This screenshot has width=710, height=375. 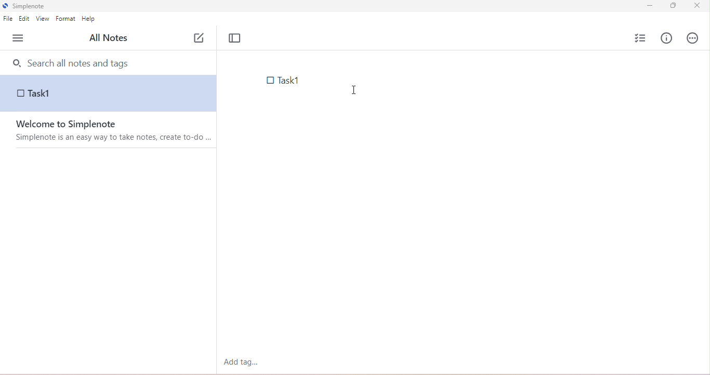 I want to click on note text with checklist, so click(x=286, y=80).